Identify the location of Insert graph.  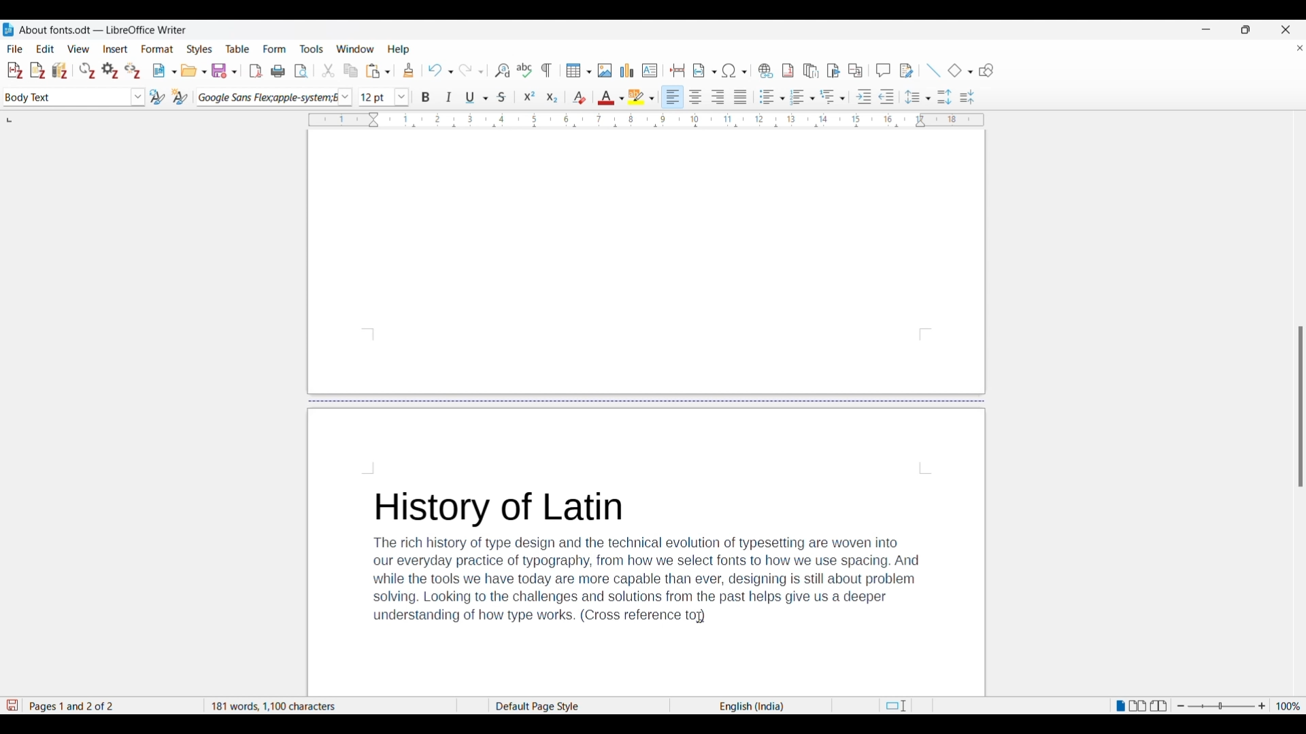
(628, 70).